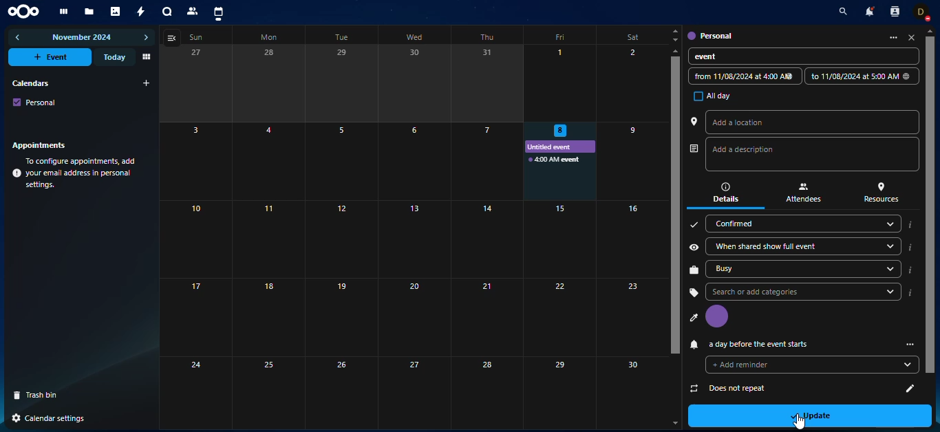  I want to click on drop down, so click(887, 269).